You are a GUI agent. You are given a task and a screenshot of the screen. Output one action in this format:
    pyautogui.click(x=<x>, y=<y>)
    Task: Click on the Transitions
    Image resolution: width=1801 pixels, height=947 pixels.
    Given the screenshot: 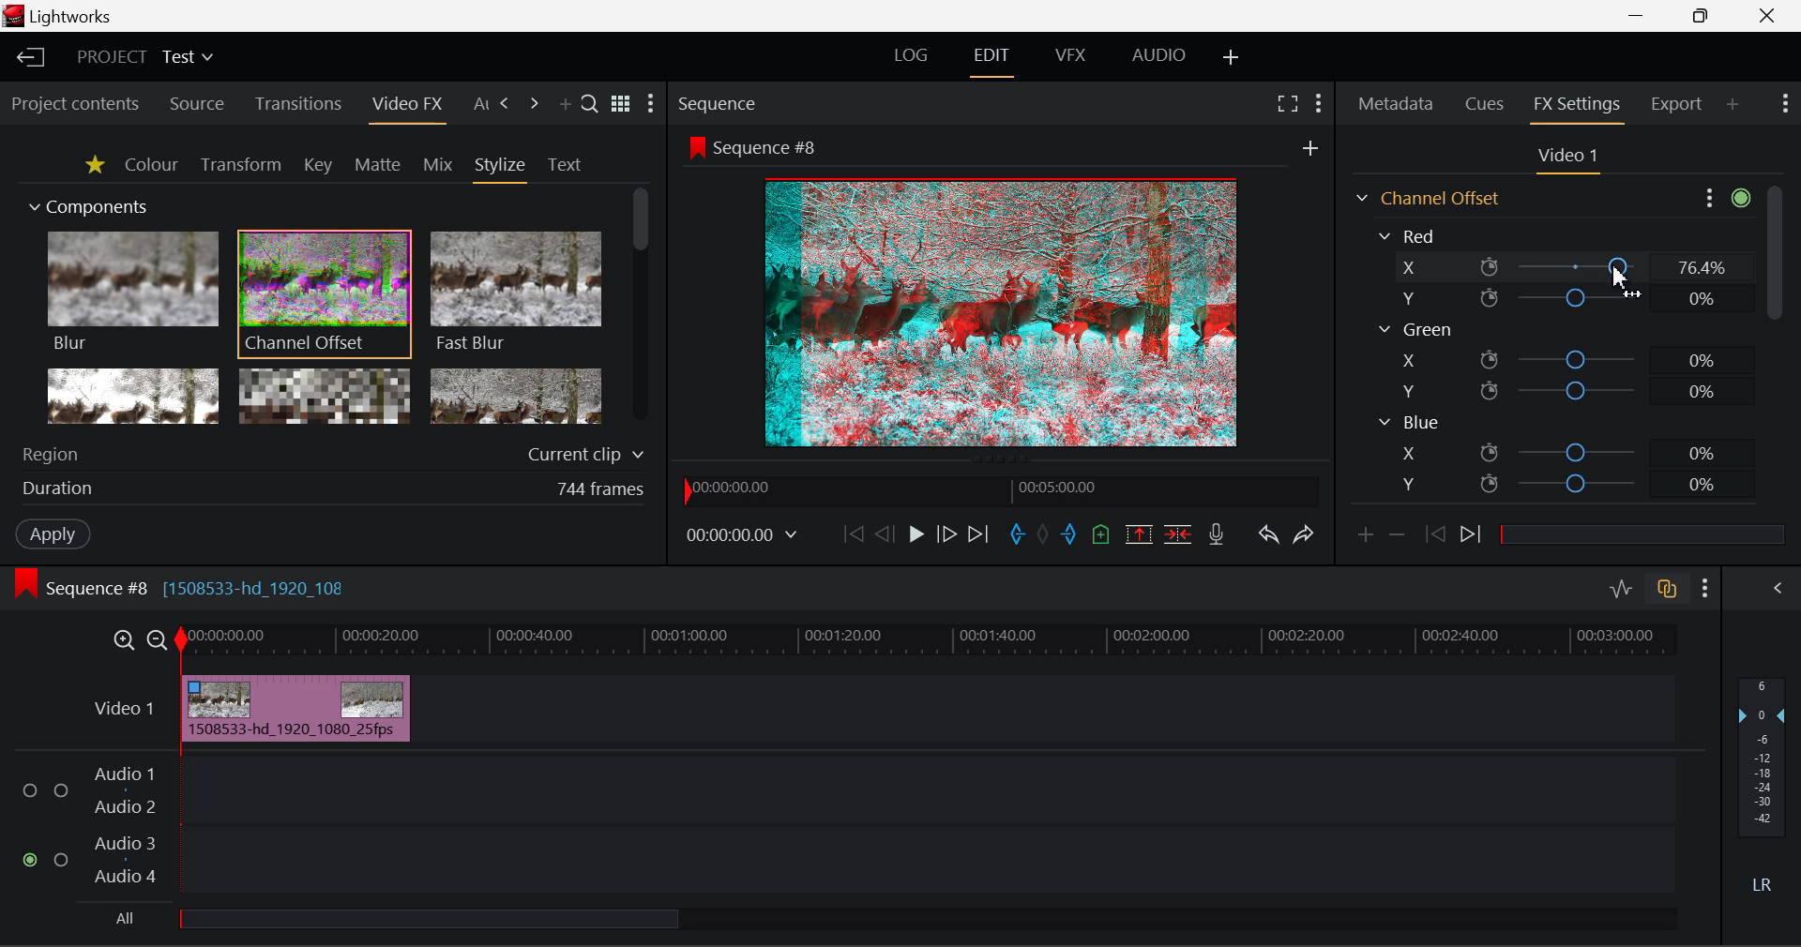 What is the action you would take?
    pyautogui.click(x=296, y=103)
    